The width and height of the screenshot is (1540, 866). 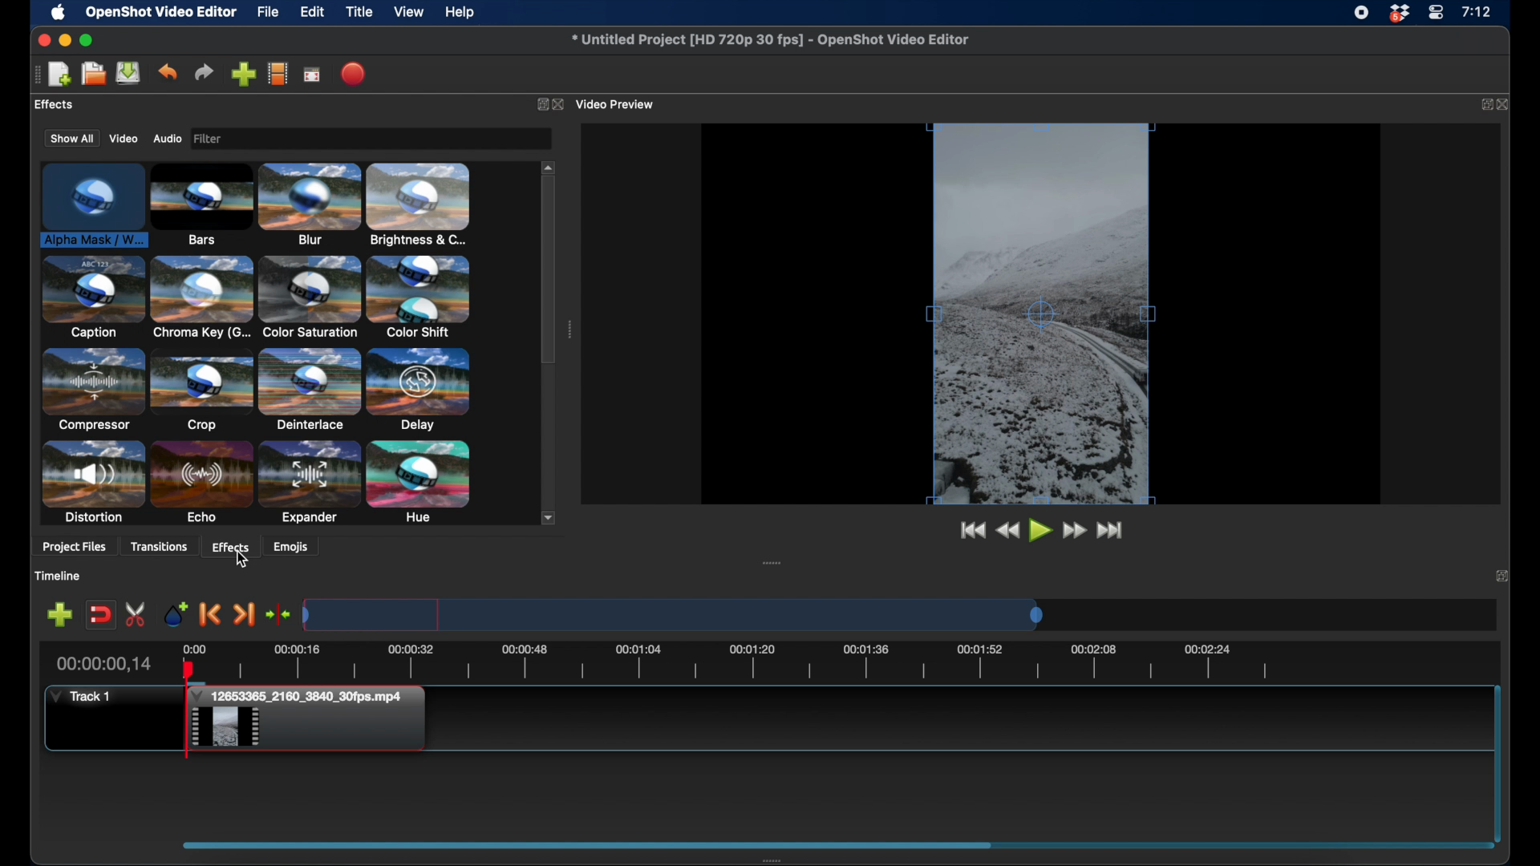 What do you see at coordinates (310, 203) in the screenshot?
I see `blur` at bounding box center [310, 203].